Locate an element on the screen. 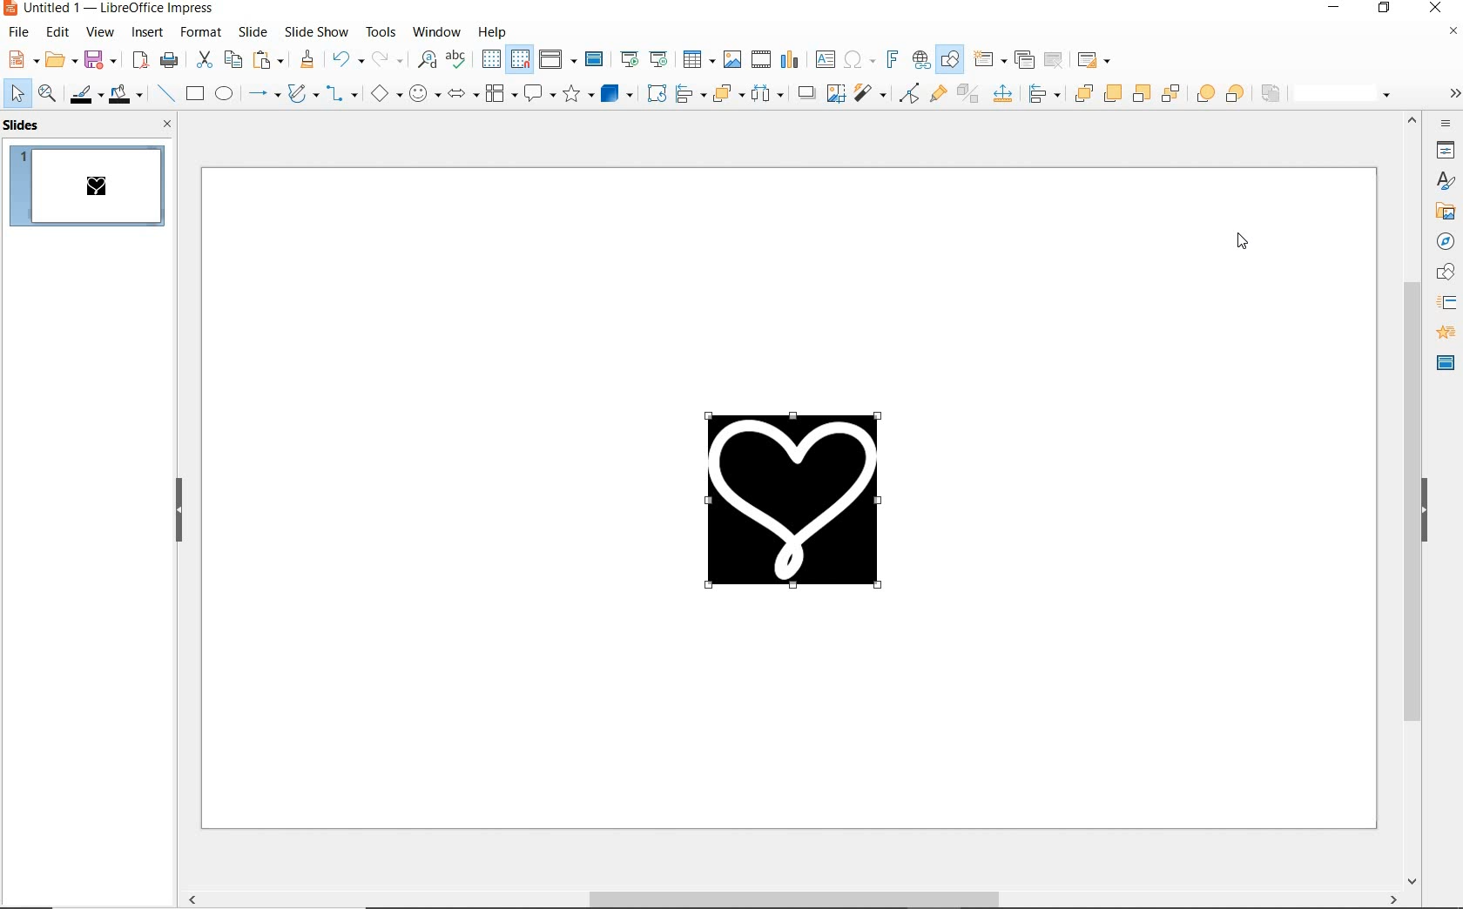 This screenshot has height=909, width=1463. insert line is located at coordinates (165, 94).